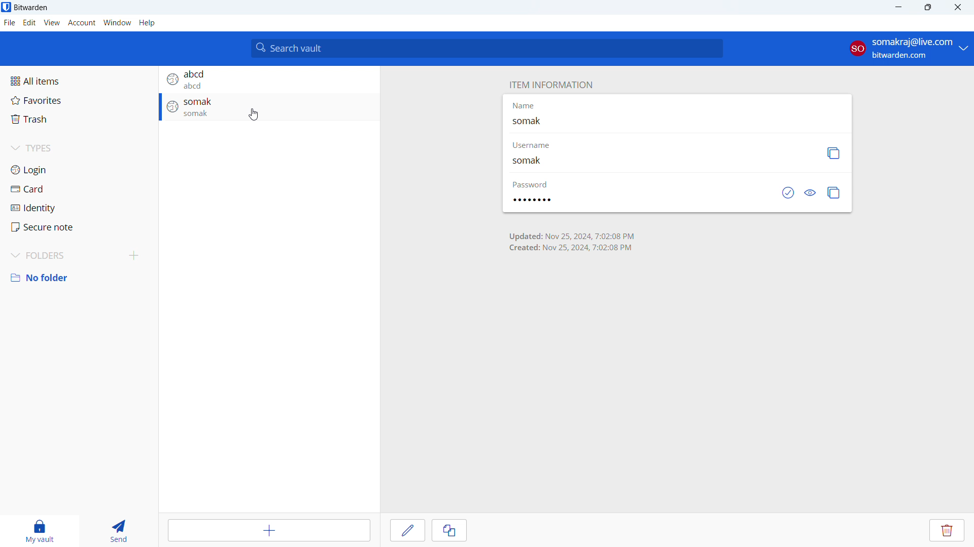 This screenshot has width=974, height=547. What do you see at coordinates (79, 170) in the screenshot?
I see `login` at bounding box center [79, 170].